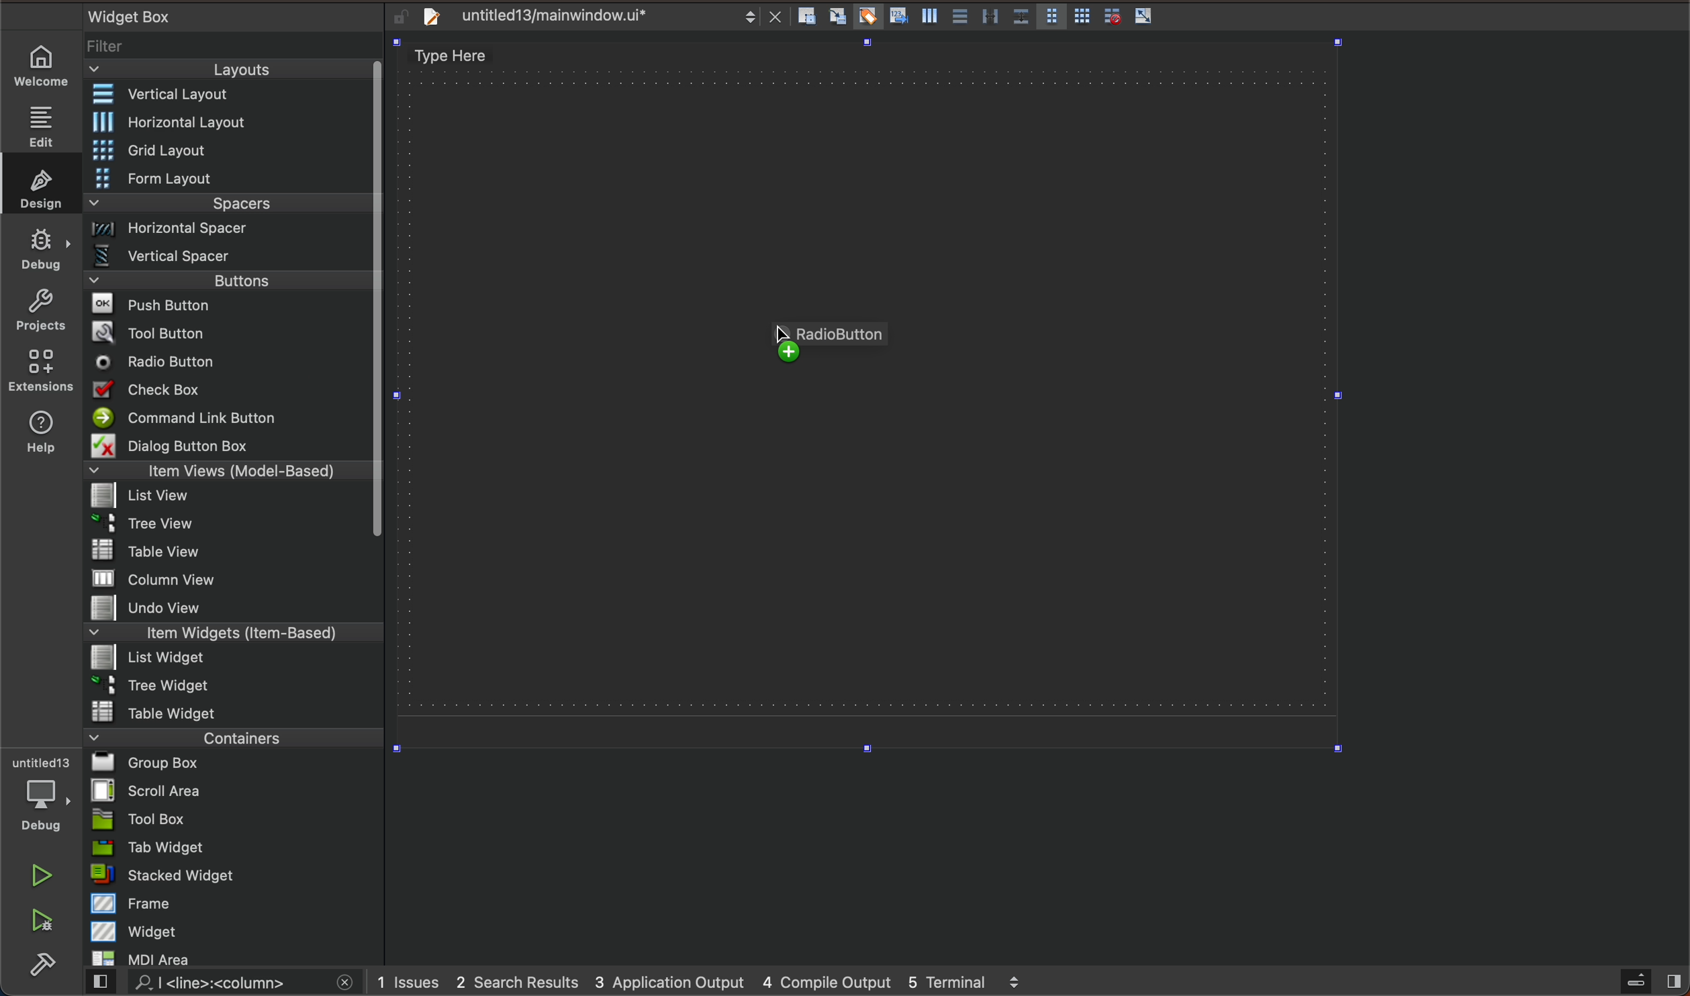 The image size is (1690, 996). I want to click on run, so click(44, 875).